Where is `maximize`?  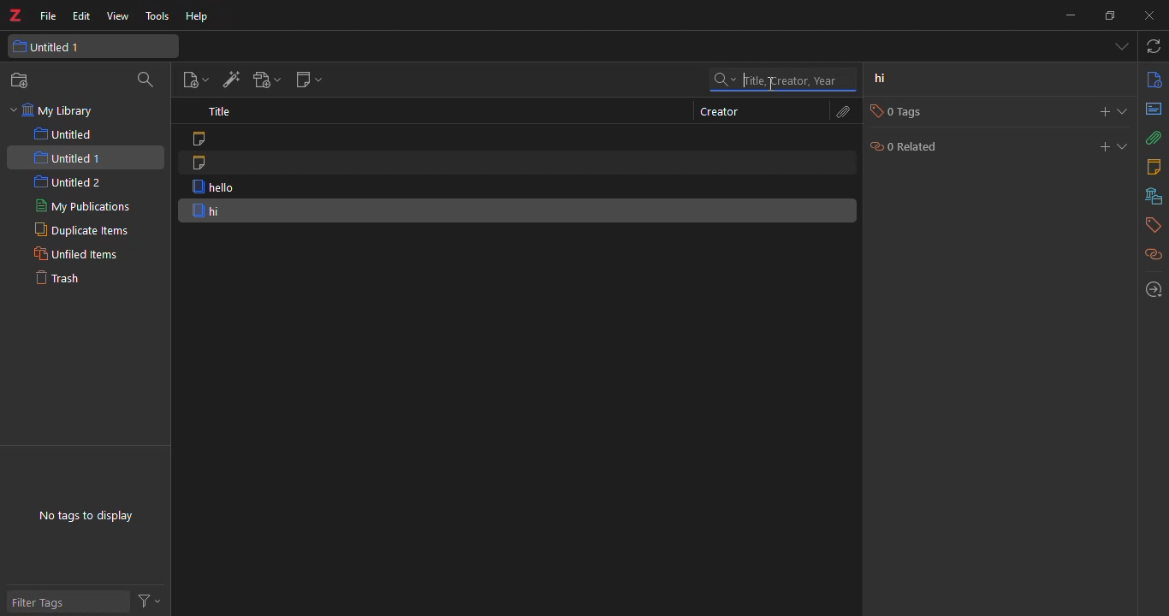 maximize is located at coordinates (1108, 17).